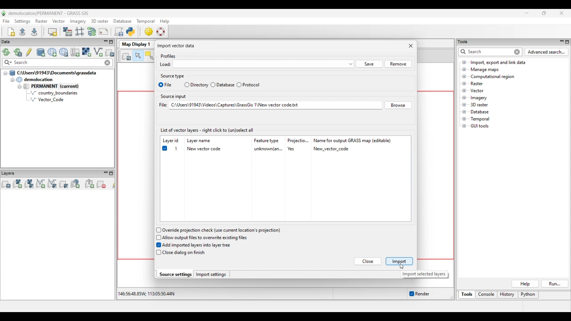 This screenshot has height=321, width=571. Describe the element at coordinates (59, 86) in the screenshot. I see `Double click to collapse Permanent` at that location.